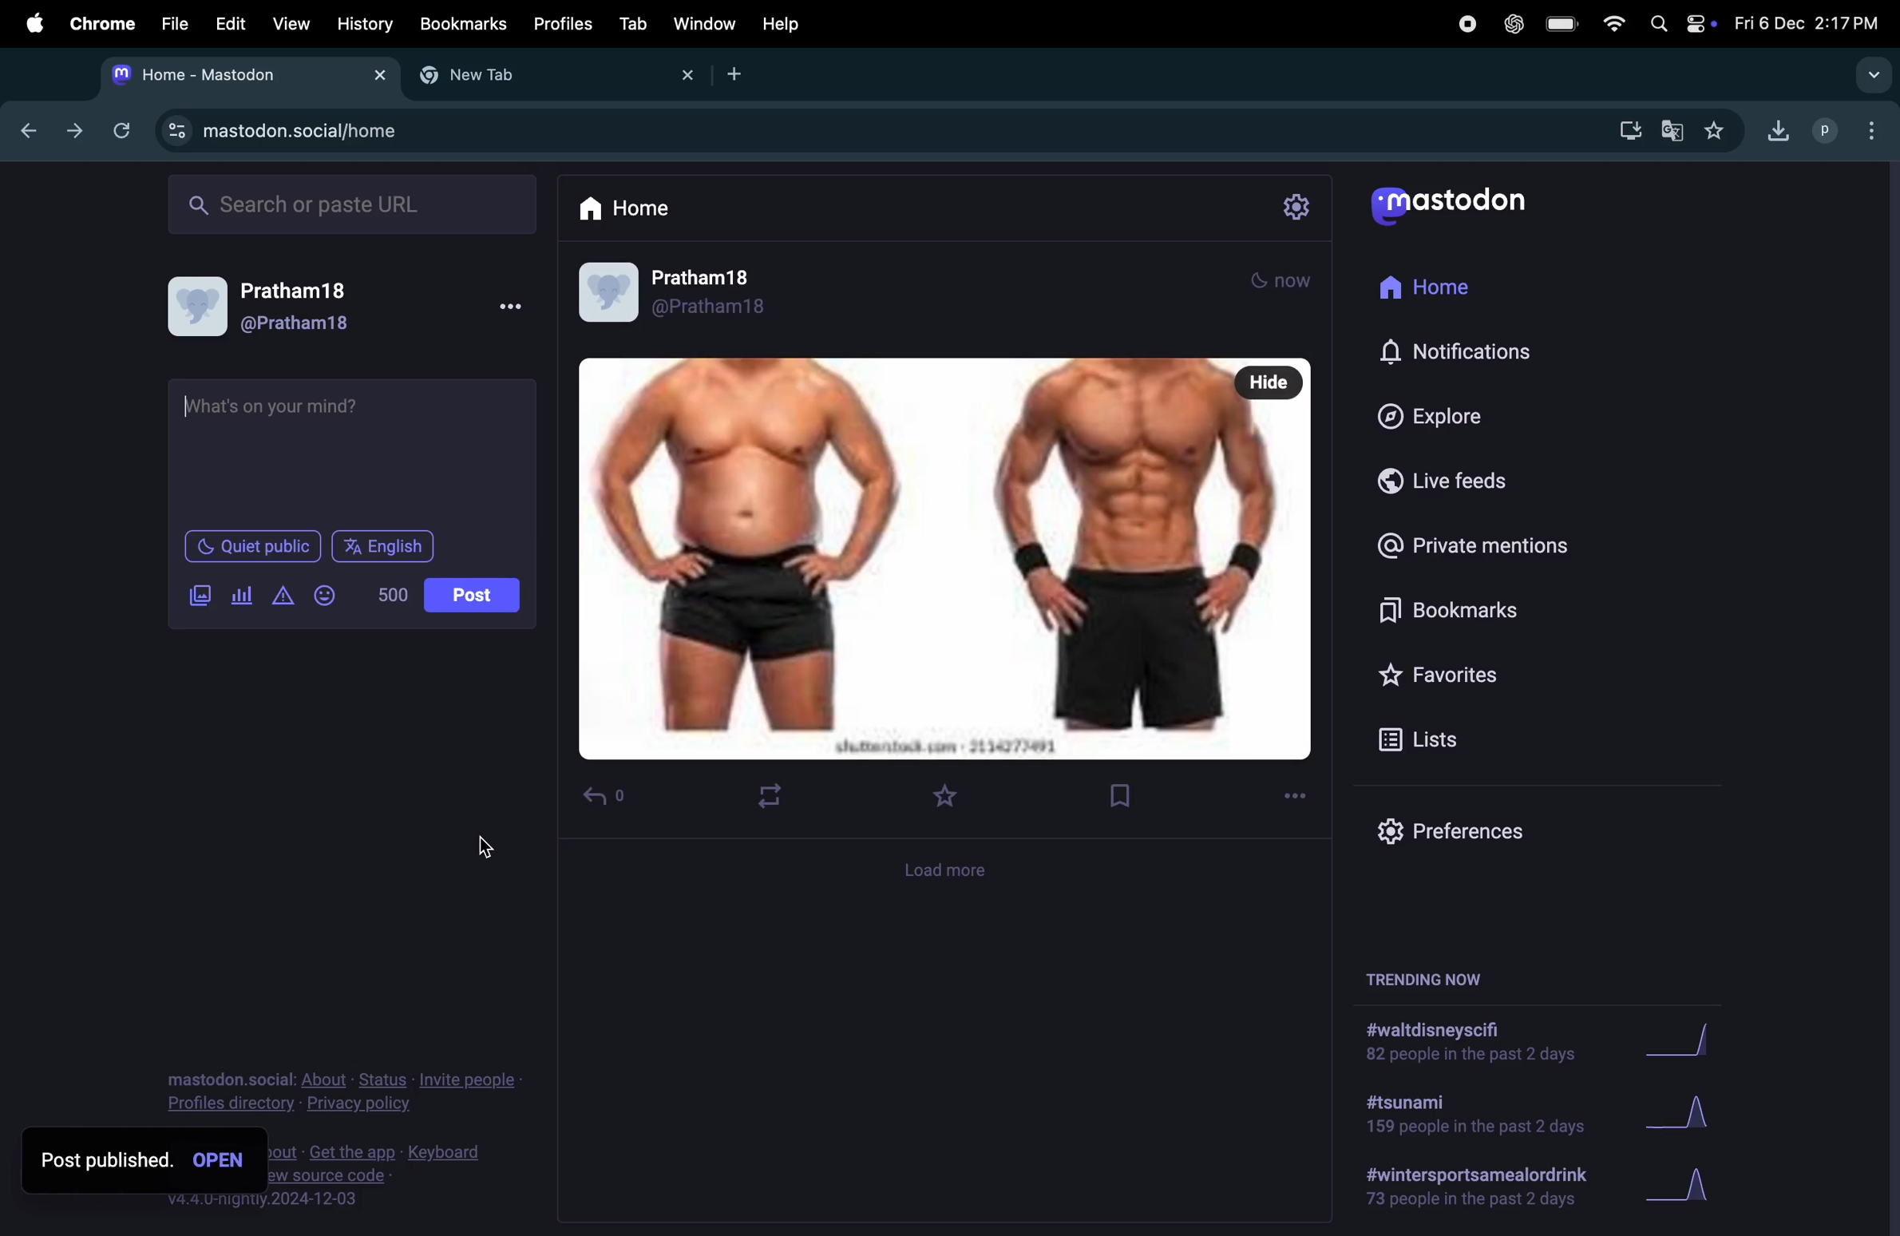 This screenshot has width=1900, height=1236. Describe the element at coordinates (1806, 22) in the screenshot. I see `date and time` at that location.